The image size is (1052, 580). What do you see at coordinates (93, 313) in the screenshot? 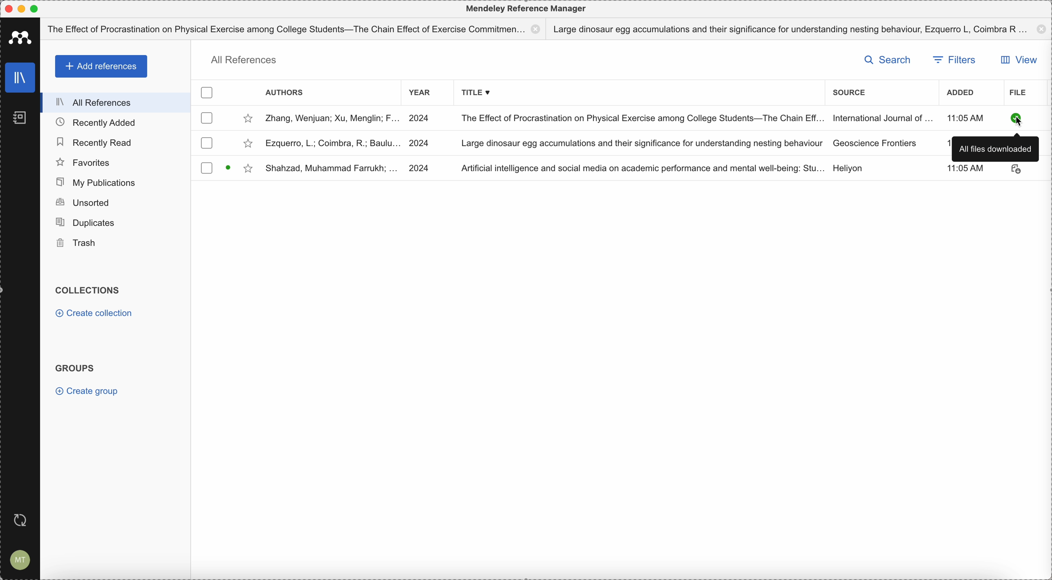
I see `create collection` at bounding box center [93, 313].